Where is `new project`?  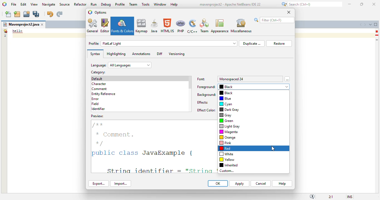
new project is located at coordinates (17, 14).